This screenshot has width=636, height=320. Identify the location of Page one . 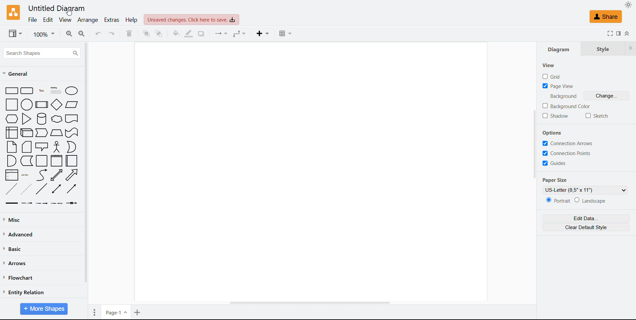
(116, 312).